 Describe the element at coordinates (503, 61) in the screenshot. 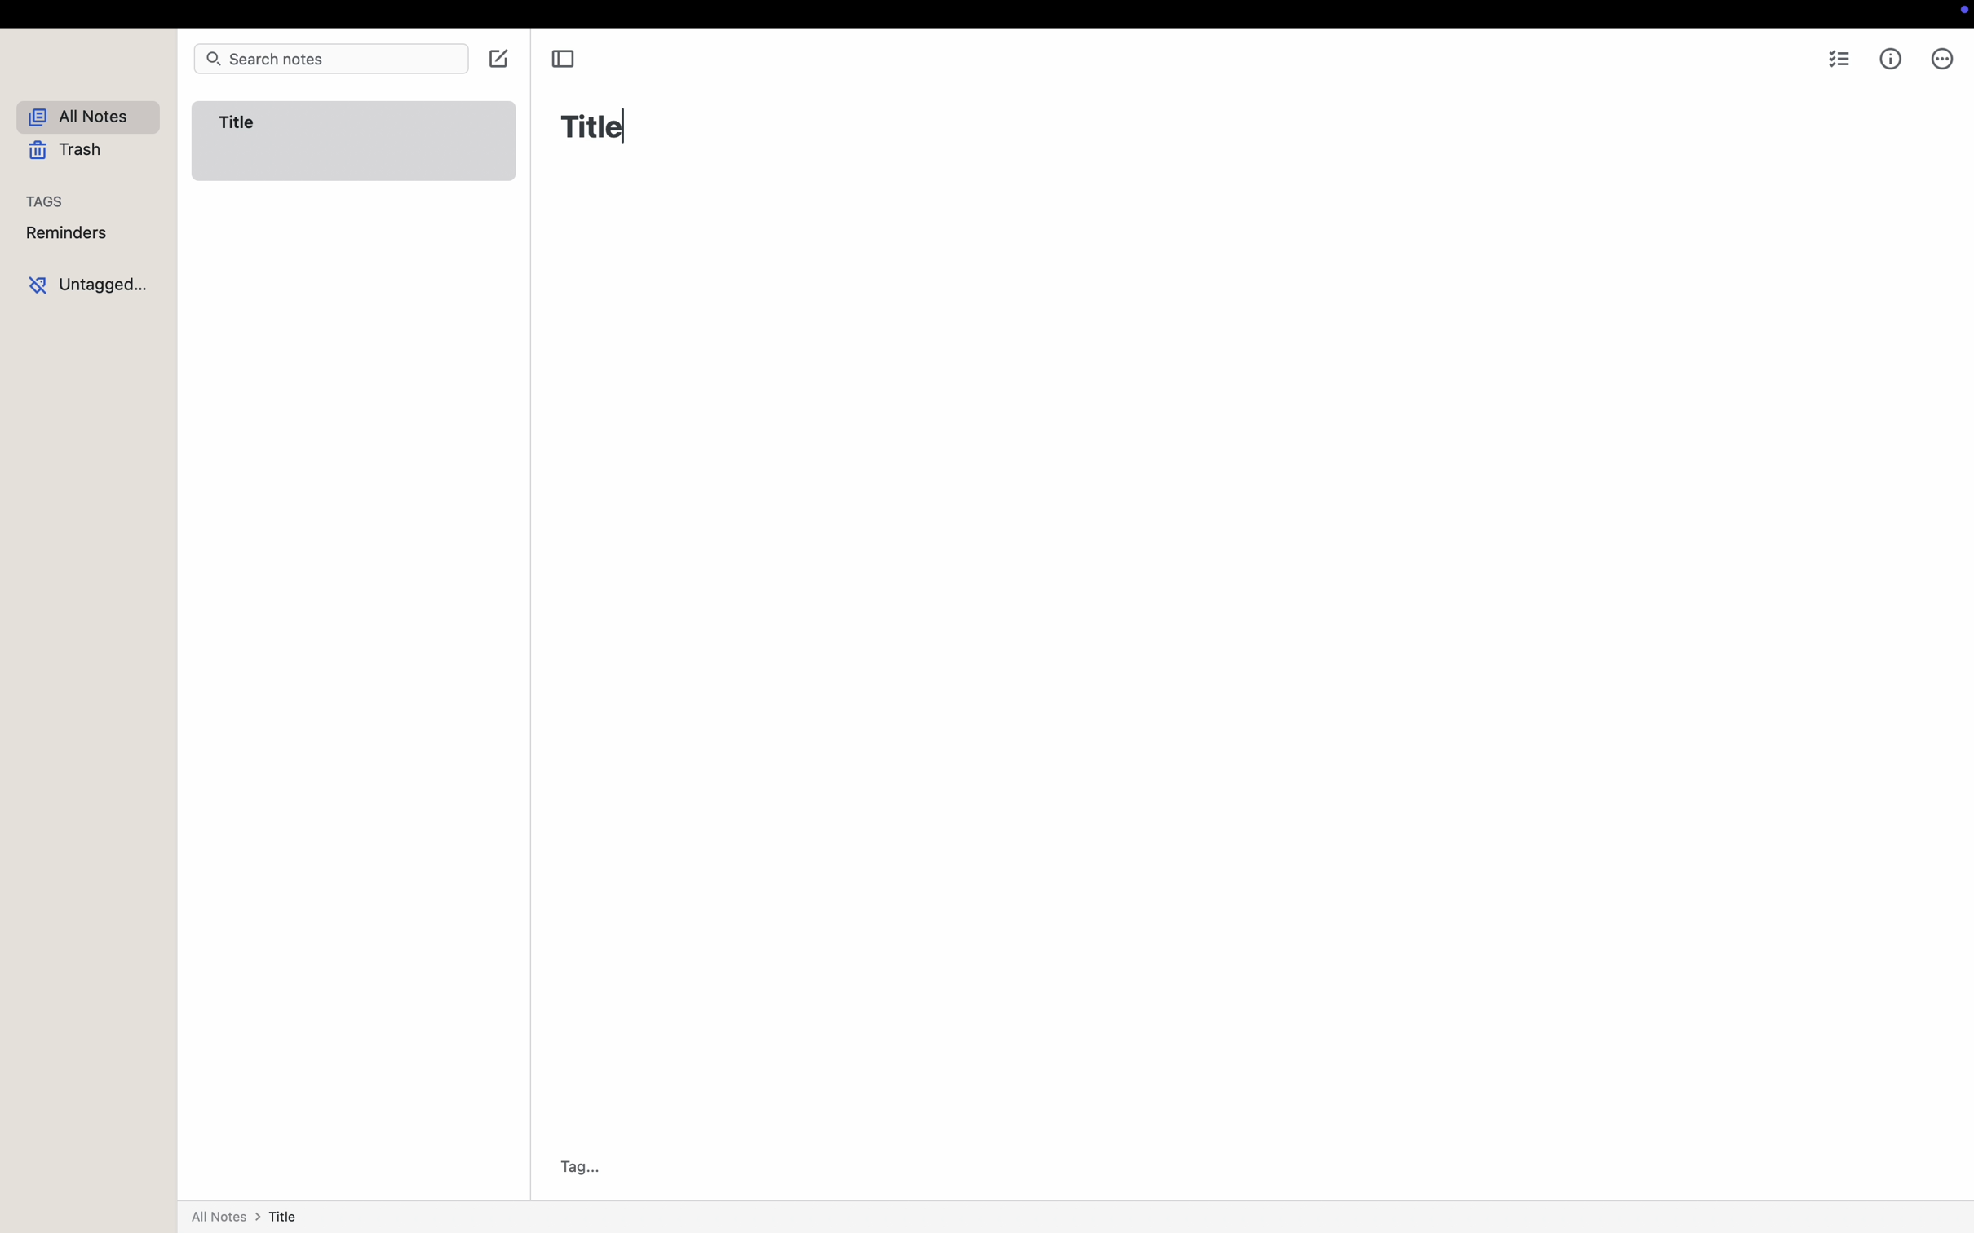

I see `click on create note` at that location.